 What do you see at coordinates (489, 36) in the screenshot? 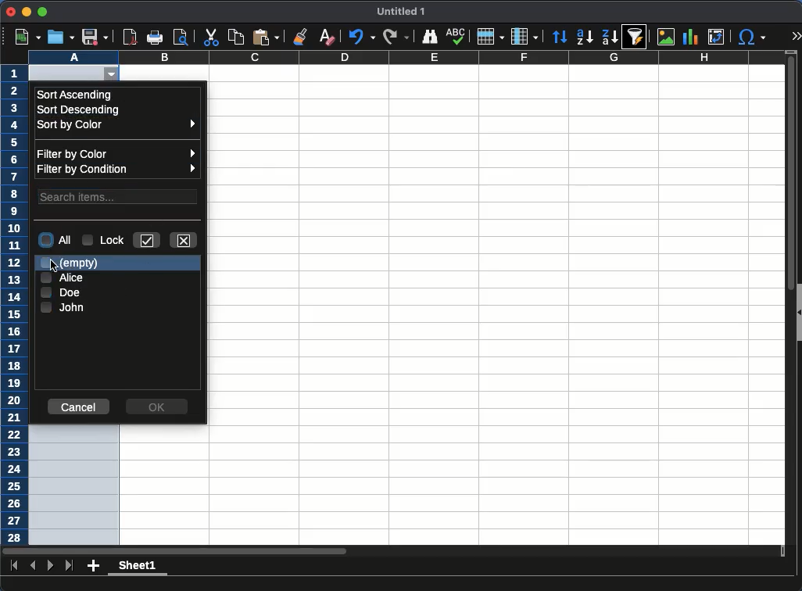
I see `row` at bounding box center [489, 36].